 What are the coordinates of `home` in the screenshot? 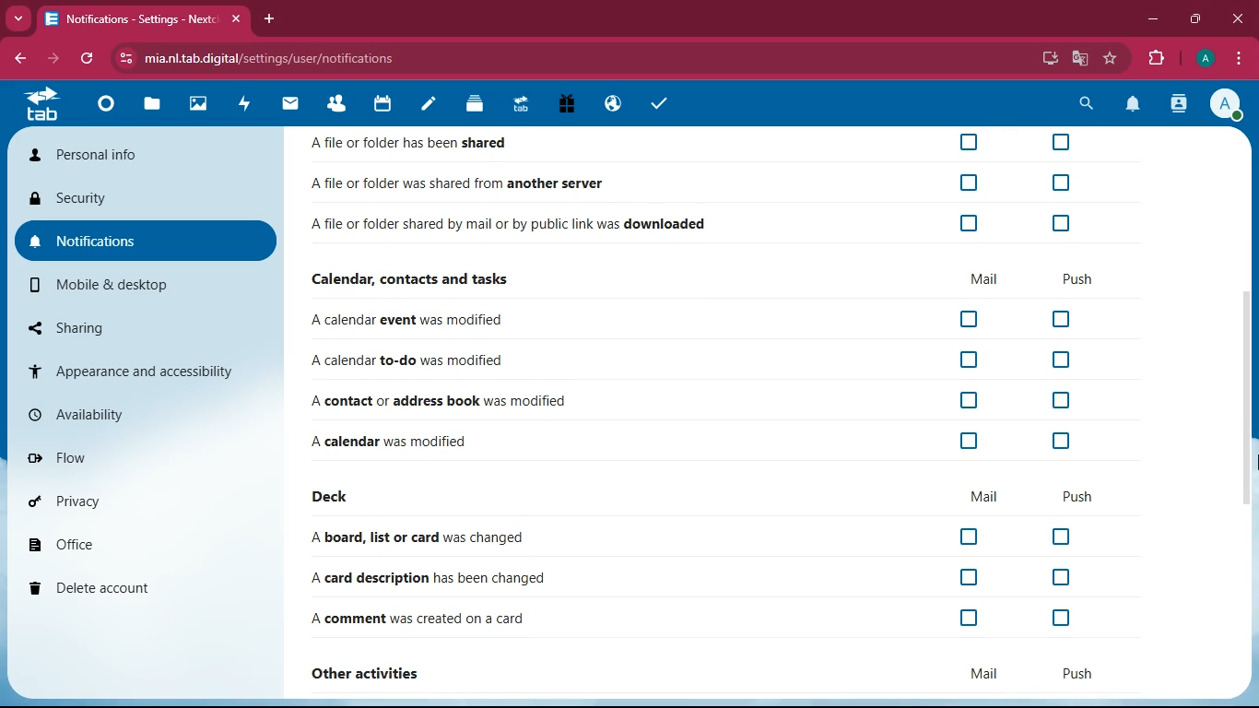 It's located at (41, 103).